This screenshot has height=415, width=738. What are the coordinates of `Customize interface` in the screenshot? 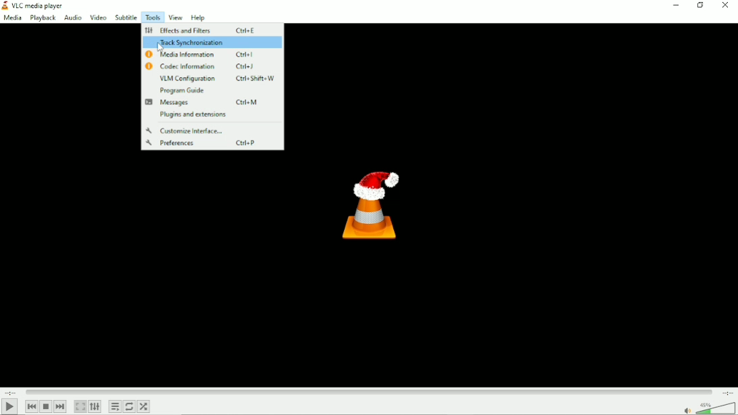 It's located at (186, 131).